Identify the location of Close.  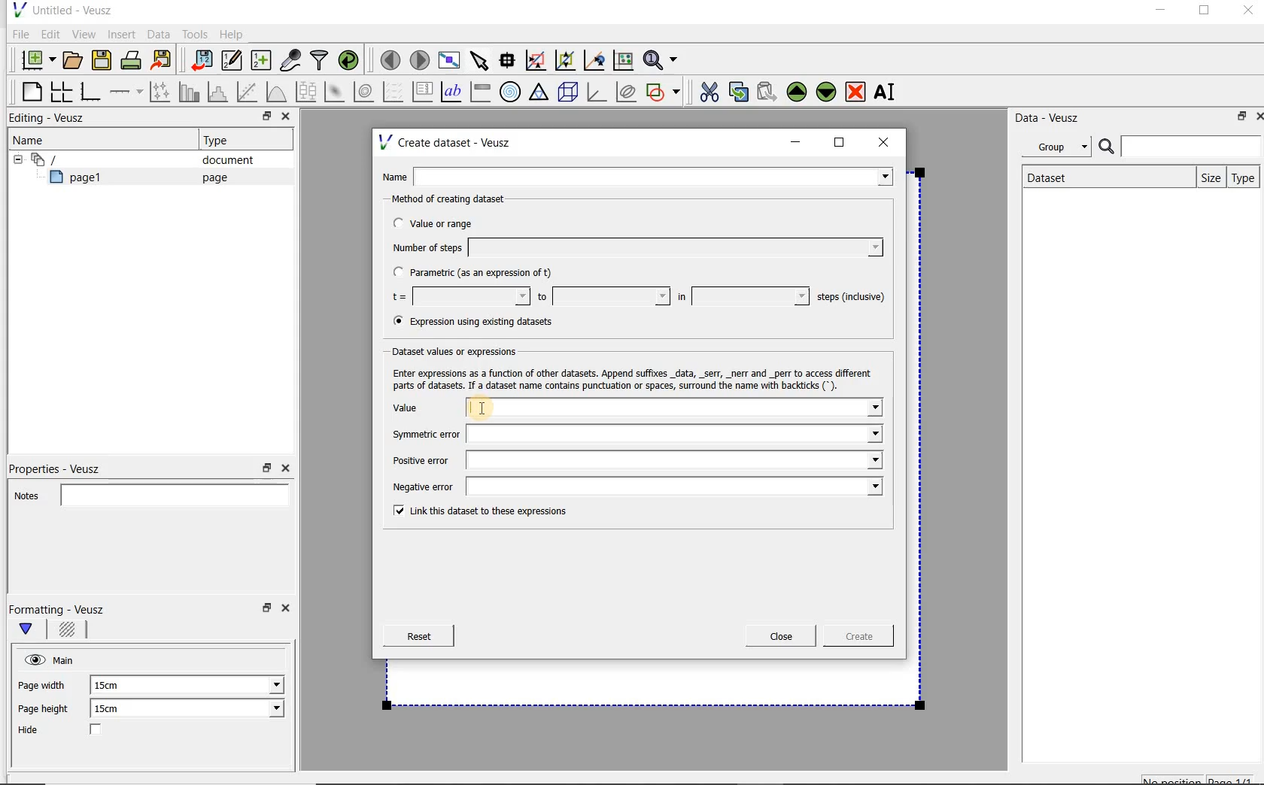
(1247, 13).